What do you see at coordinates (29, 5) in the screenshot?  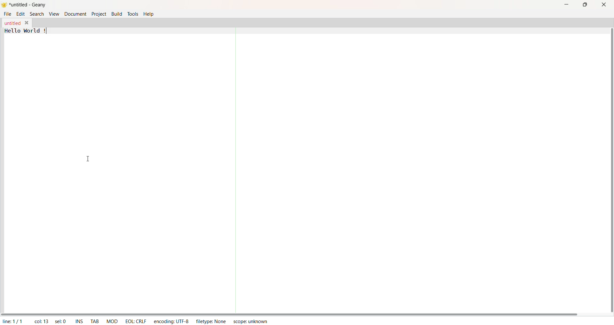 I see `Title` at bounding box center [29, 5].